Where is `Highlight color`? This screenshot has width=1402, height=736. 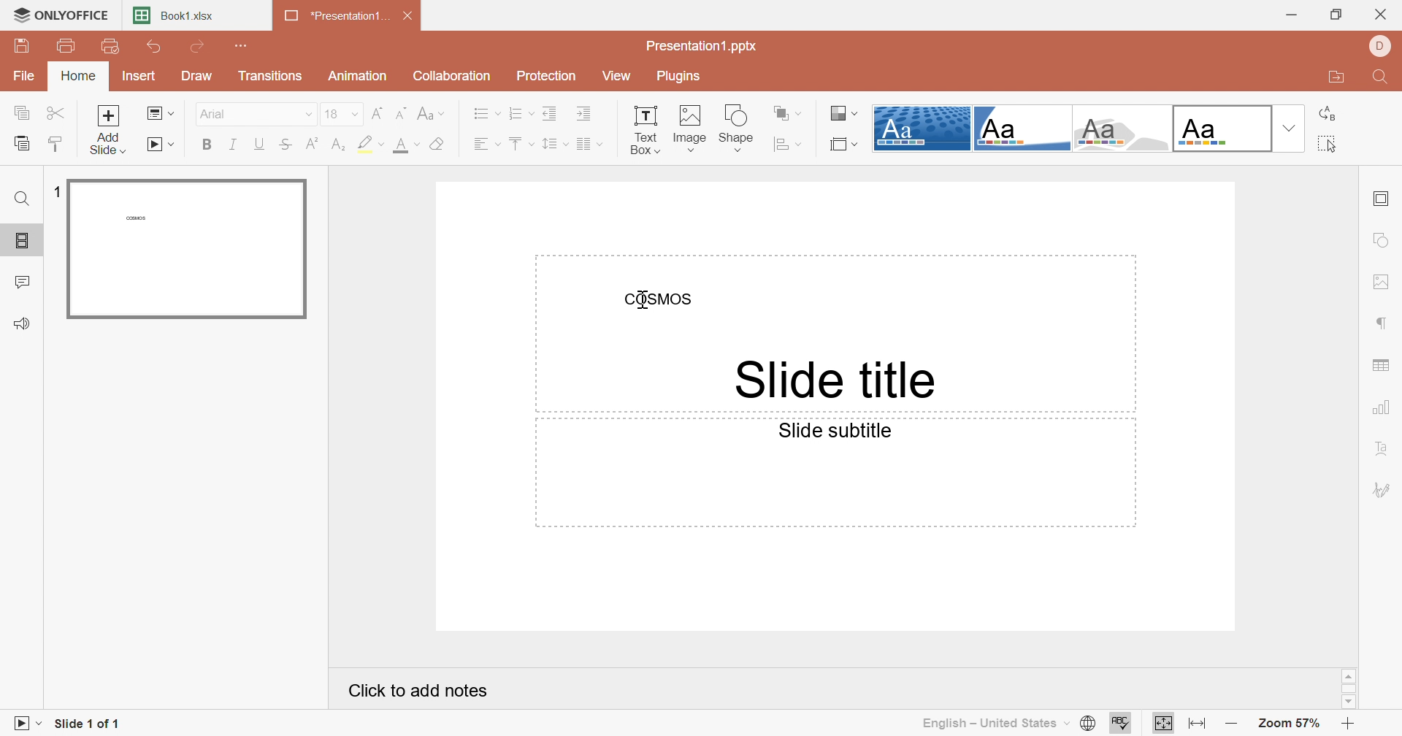 Highlight color is located at coordinates (370, 144).